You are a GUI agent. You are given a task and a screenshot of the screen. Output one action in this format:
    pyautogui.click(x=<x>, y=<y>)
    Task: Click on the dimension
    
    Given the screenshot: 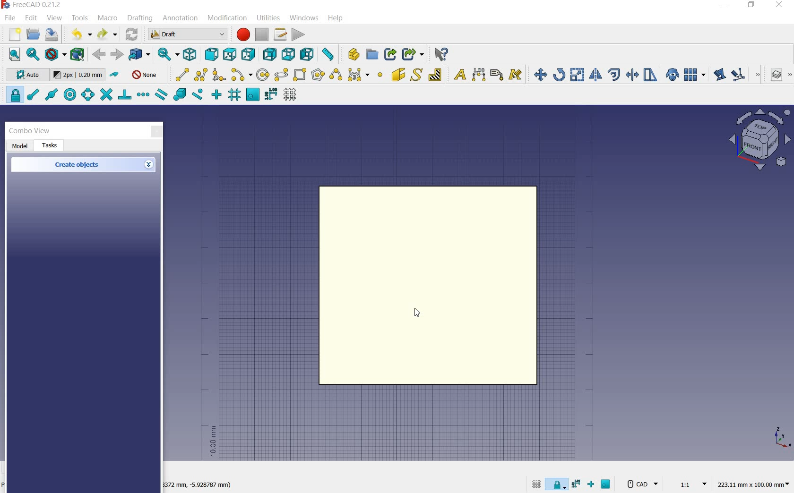 What is the action you would take?
    pyautogui.click(x=756, y=485)
    